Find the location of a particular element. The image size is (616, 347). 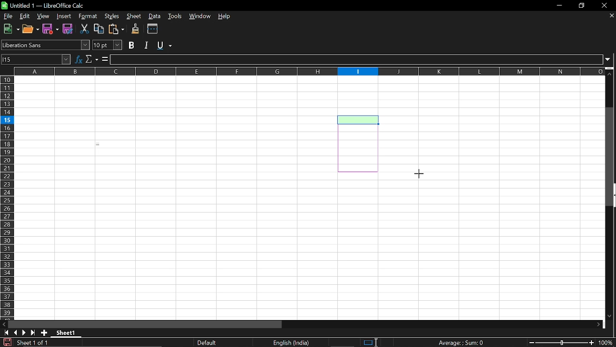

Function wizard is located at coordinates (78, 59).